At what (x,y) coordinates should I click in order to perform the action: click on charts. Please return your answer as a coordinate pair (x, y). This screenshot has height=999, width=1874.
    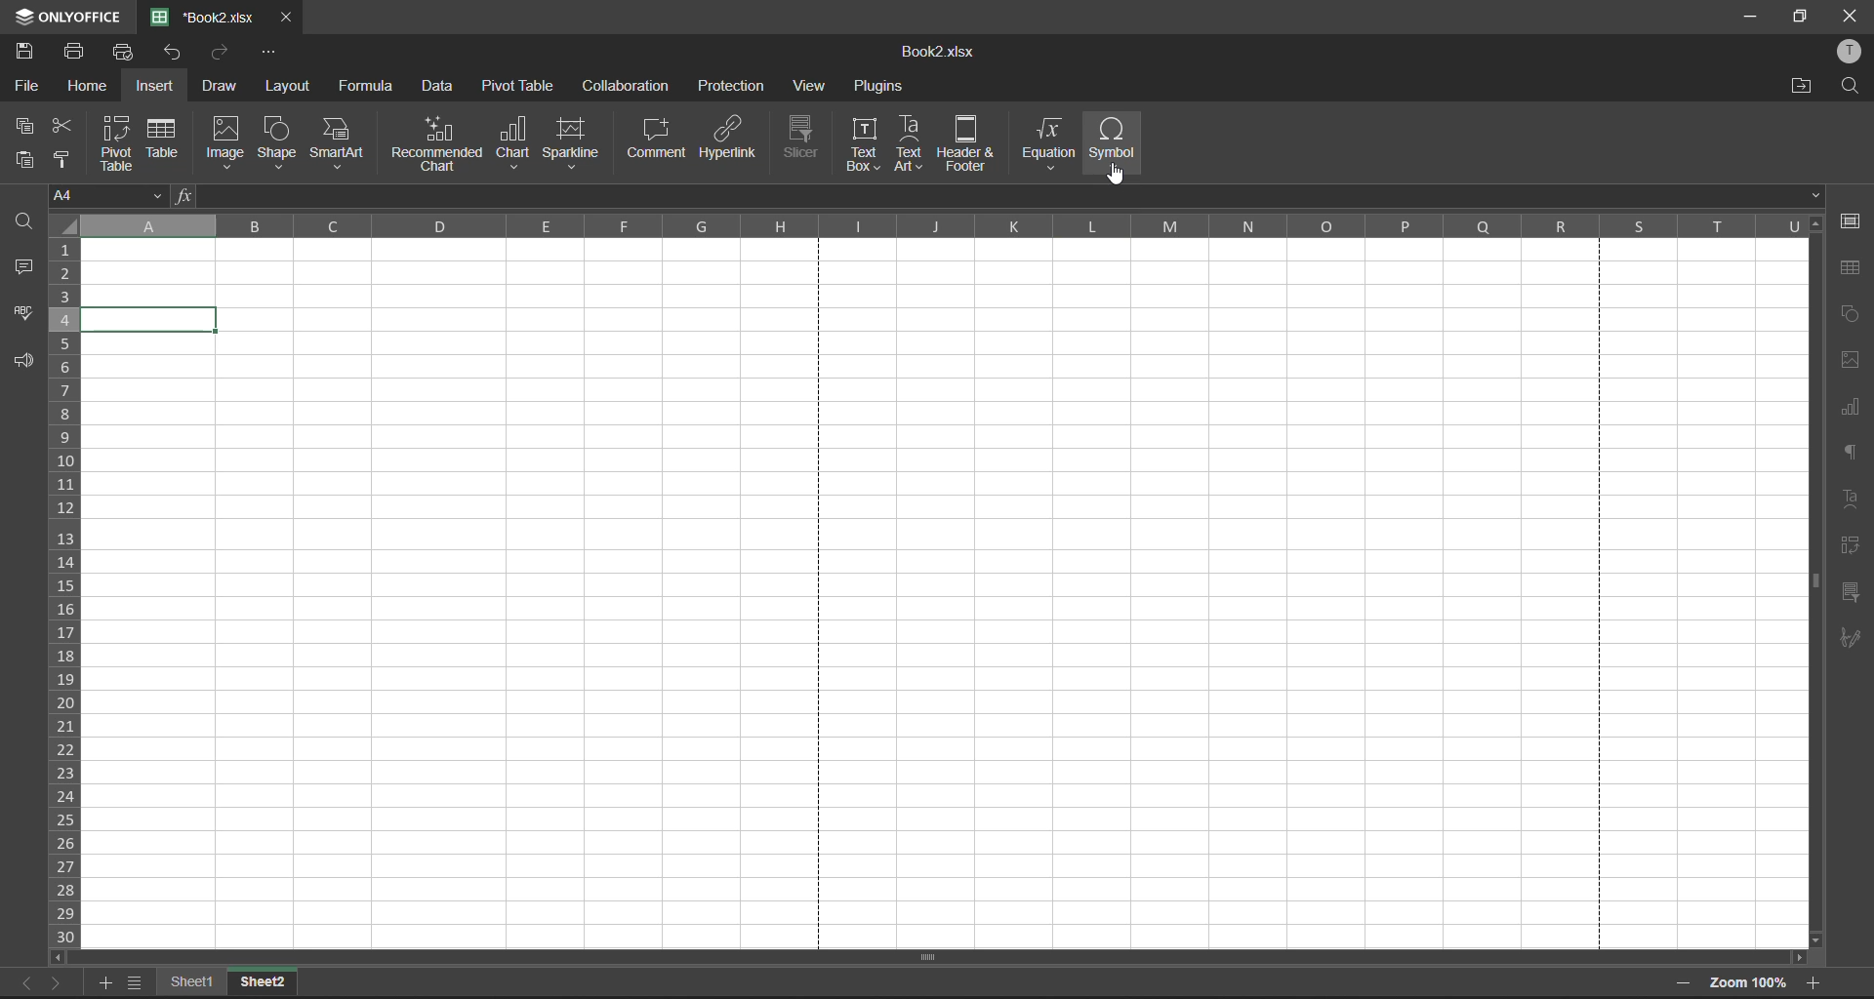
    Looking at the image, I should click on (1851, 409).